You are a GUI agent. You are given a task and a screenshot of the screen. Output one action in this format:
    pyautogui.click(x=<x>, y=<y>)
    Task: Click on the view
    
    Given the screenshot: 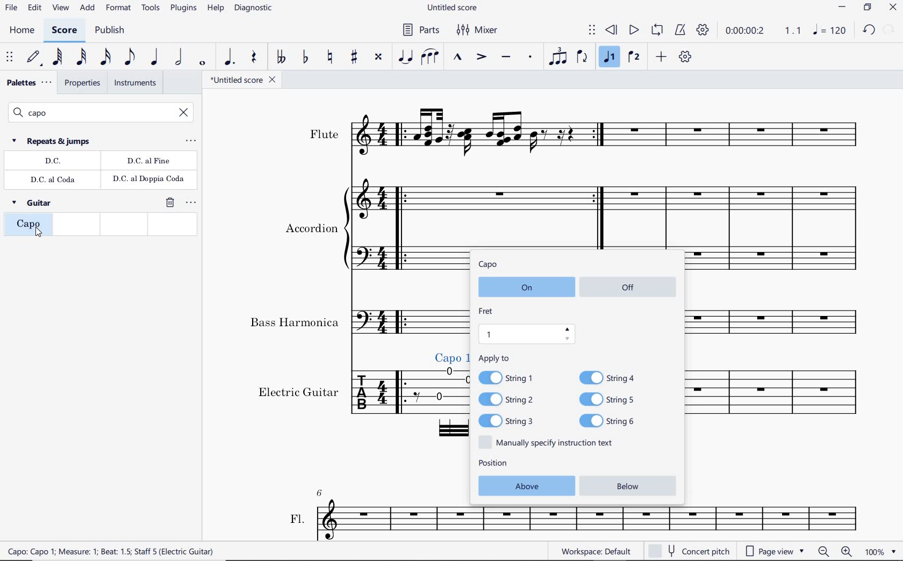 What is the action you would take?
    pyautogui.click(x=61, y=9)
    